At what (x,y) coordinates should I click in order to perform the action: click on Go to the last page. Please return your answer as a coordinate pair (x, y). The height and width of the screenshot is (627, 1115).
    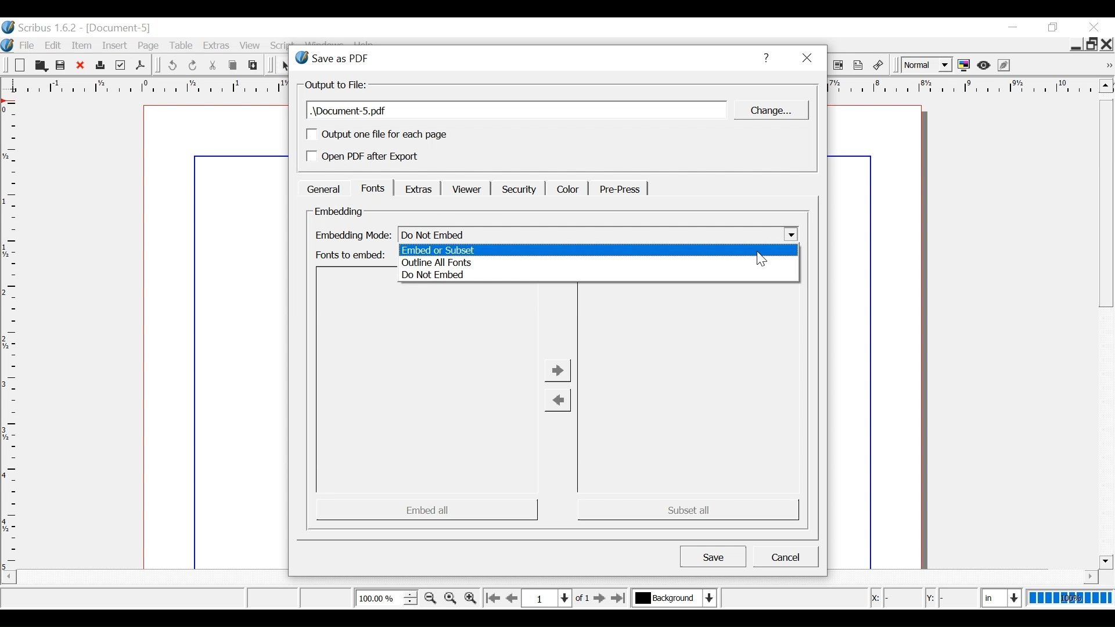
    Looking at the image, I should click on (620, 598).